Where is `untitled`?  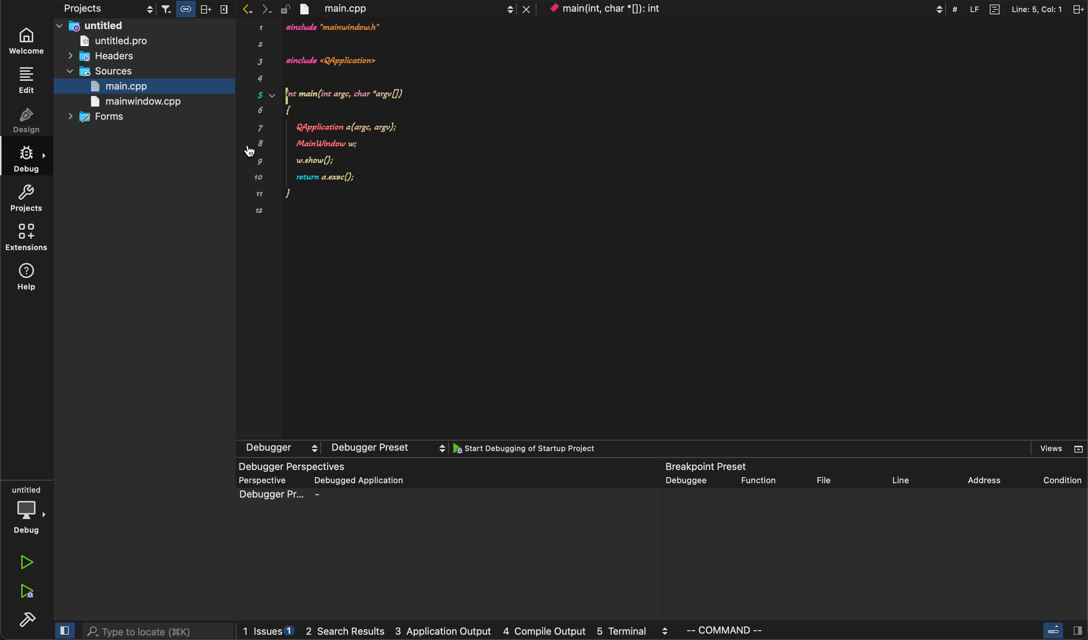
untitled is located at coordinates (142, 25).